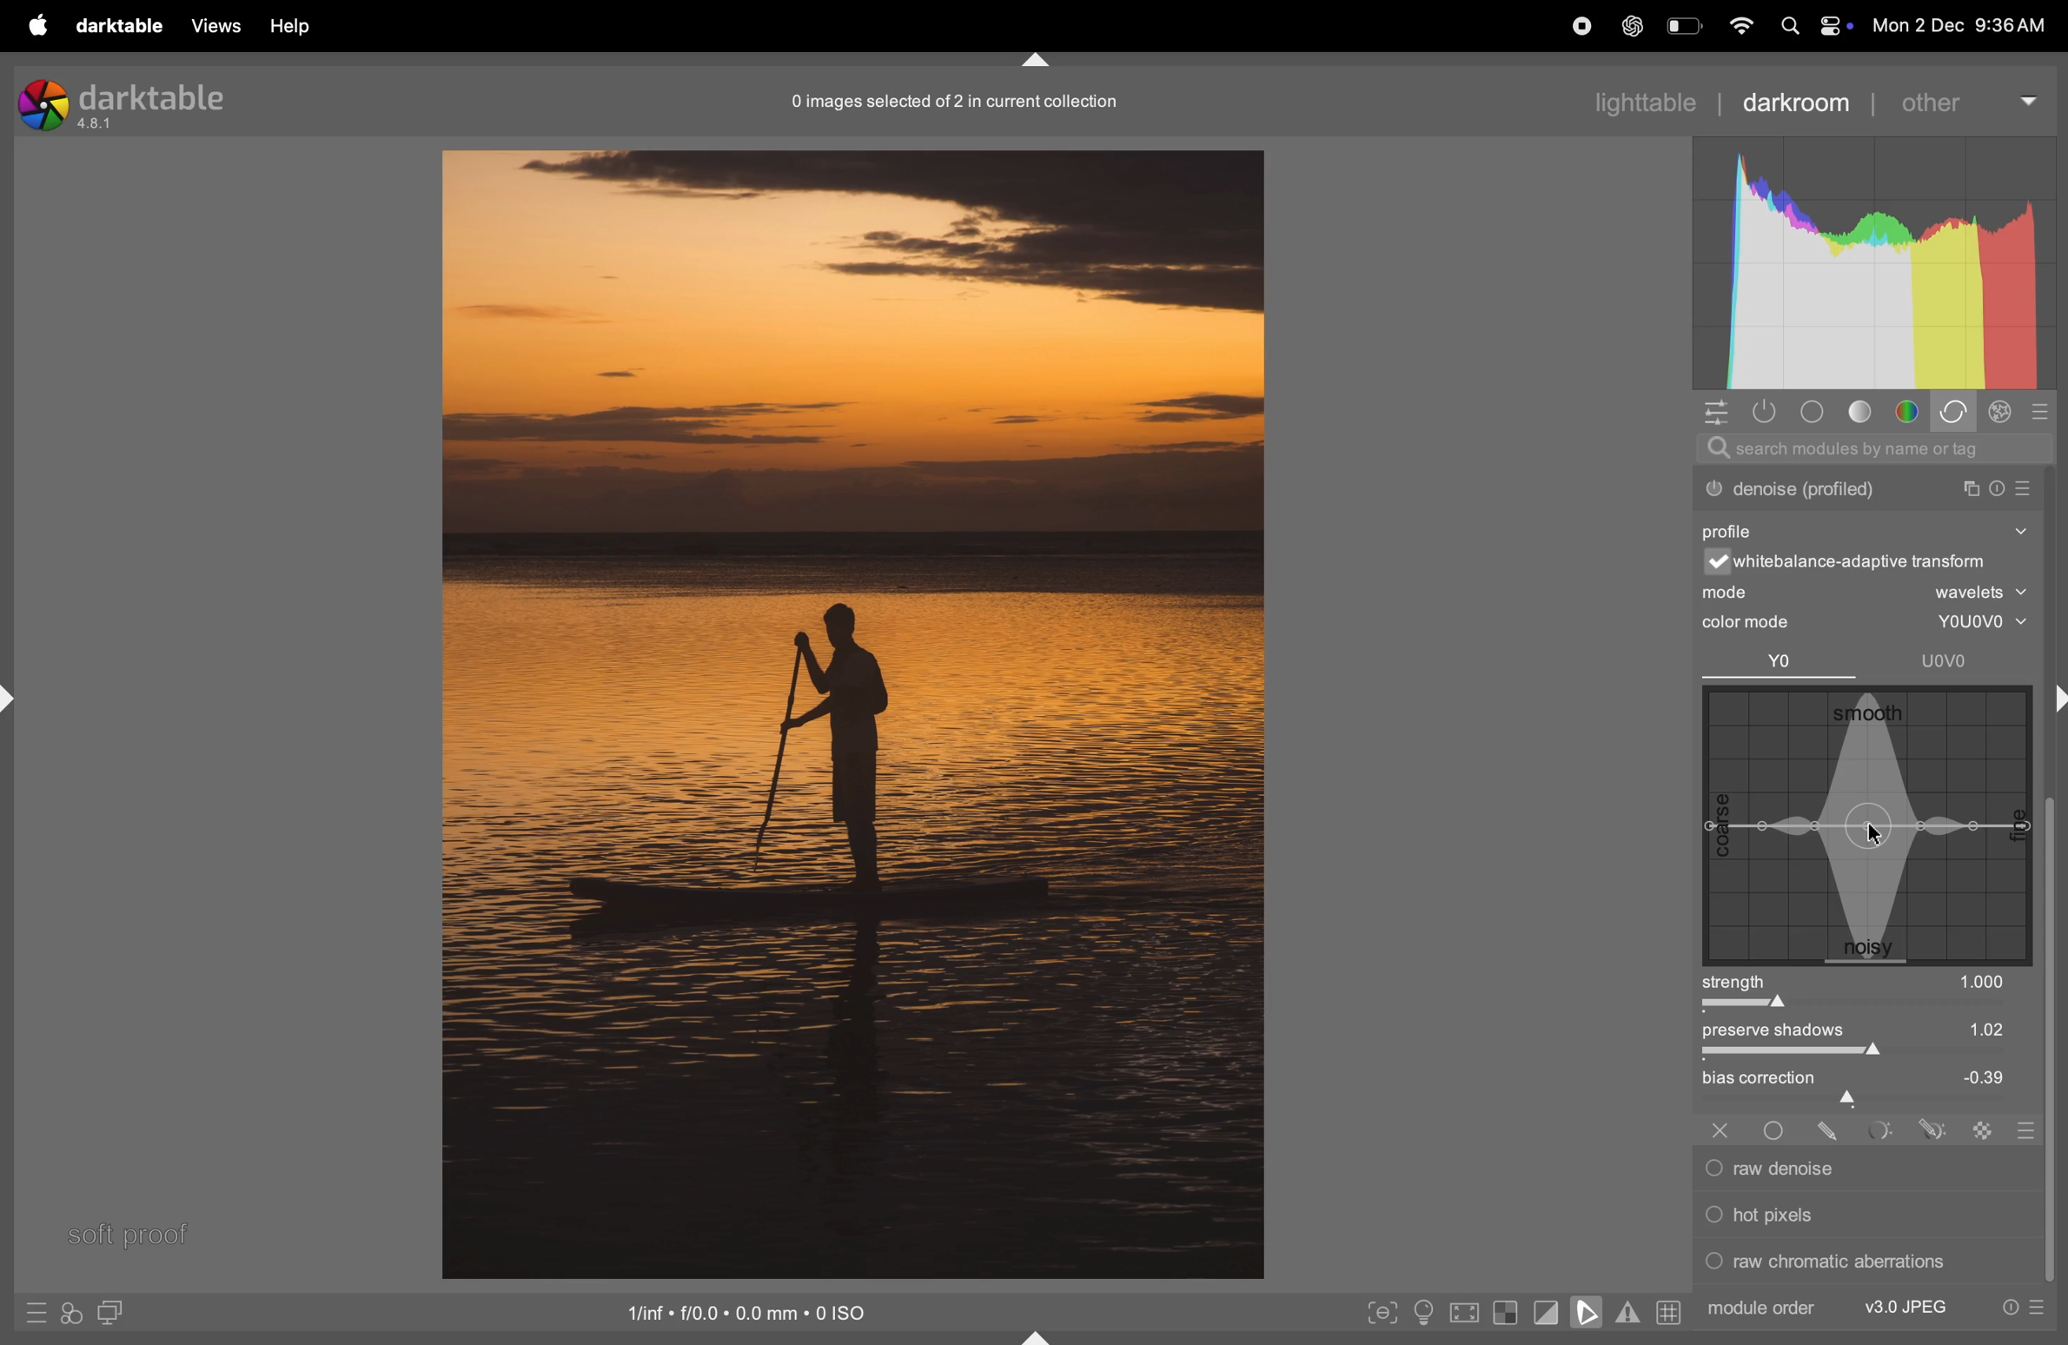 The image size is (2068, 1345). Describe the element at coordinates (752, 1311) in the screenshot. I see `iso` at that location.